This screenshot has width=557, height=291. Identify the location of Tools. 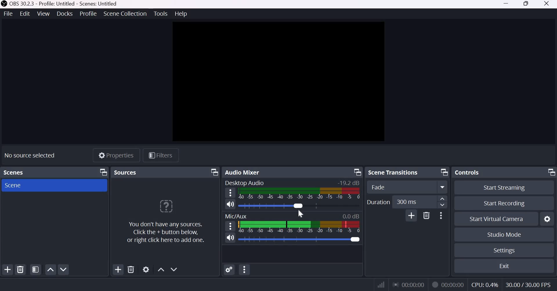
(161, 14).